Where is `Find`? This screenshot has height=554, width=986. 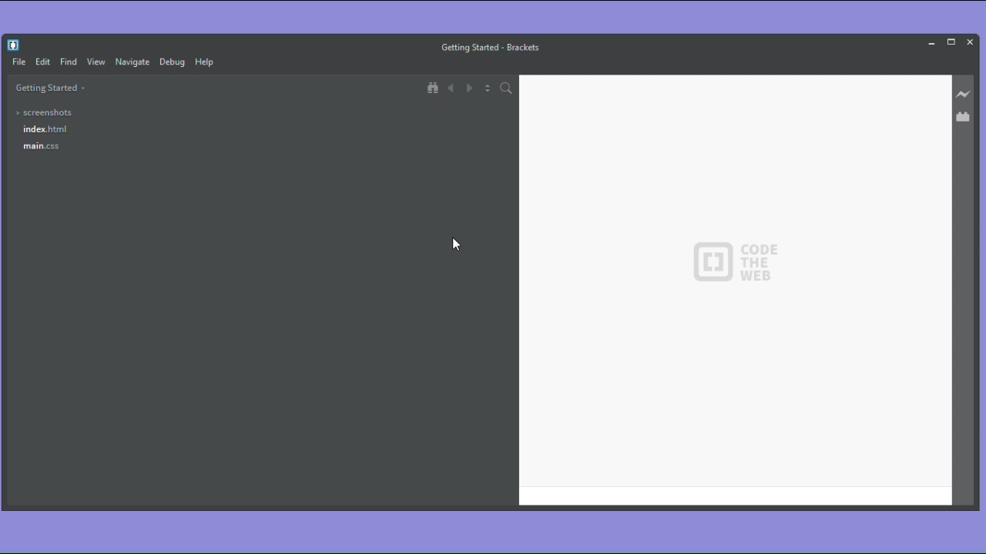 Find is located at coordinates (68, 62).